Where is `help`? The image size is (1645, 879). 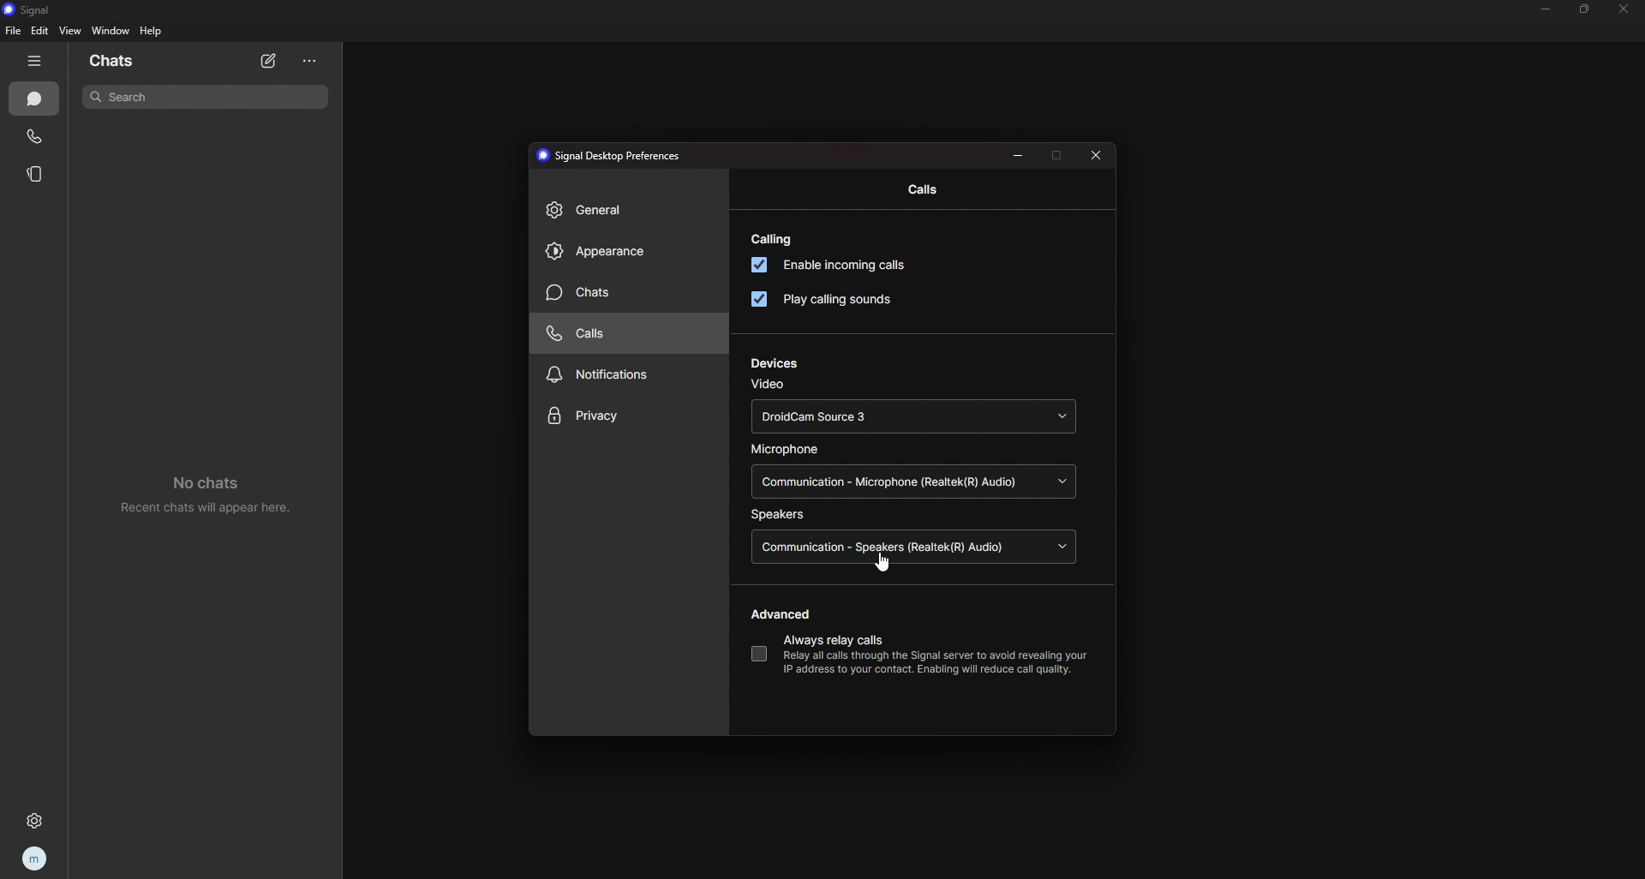 help is located at coordinates (152, 30).